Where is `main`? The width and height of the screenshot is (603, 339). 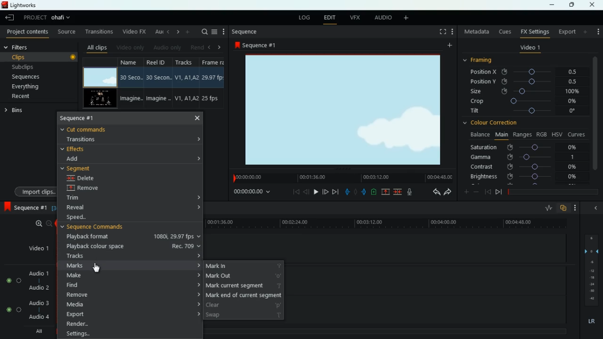 main is located at coordinates (501, 135).